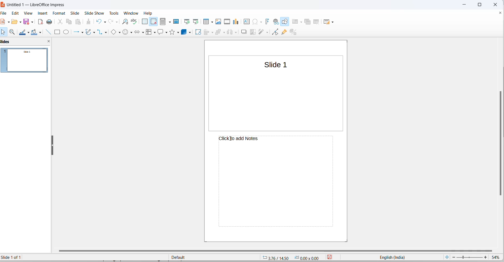  Describe the element at coordinates (89, 22) in the screenshot. I see `clone formatting` at that location.